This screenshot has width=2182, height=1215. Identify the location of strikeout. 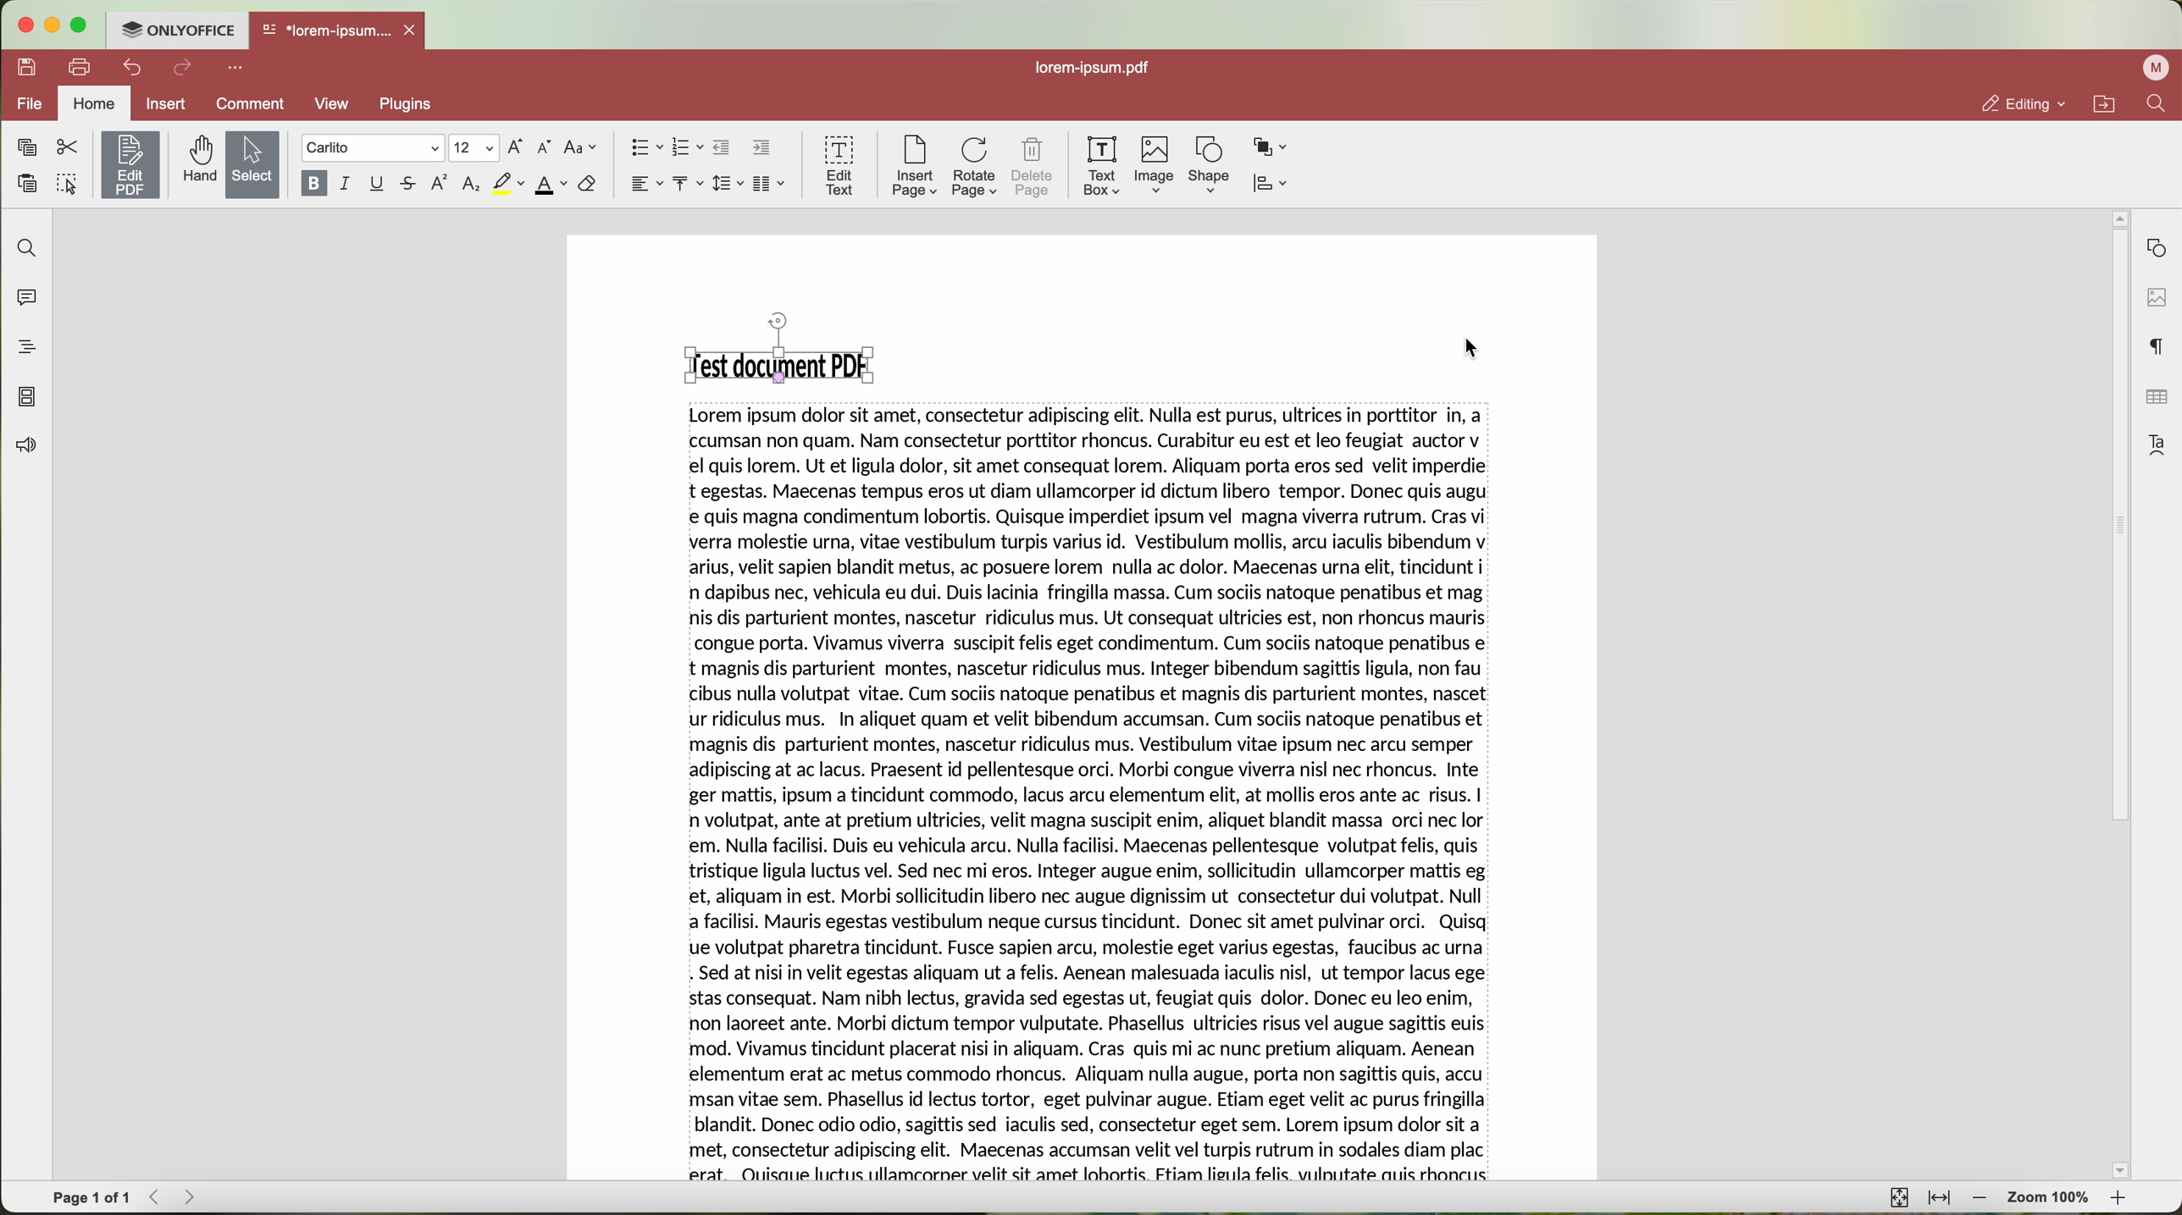
(411, 185).